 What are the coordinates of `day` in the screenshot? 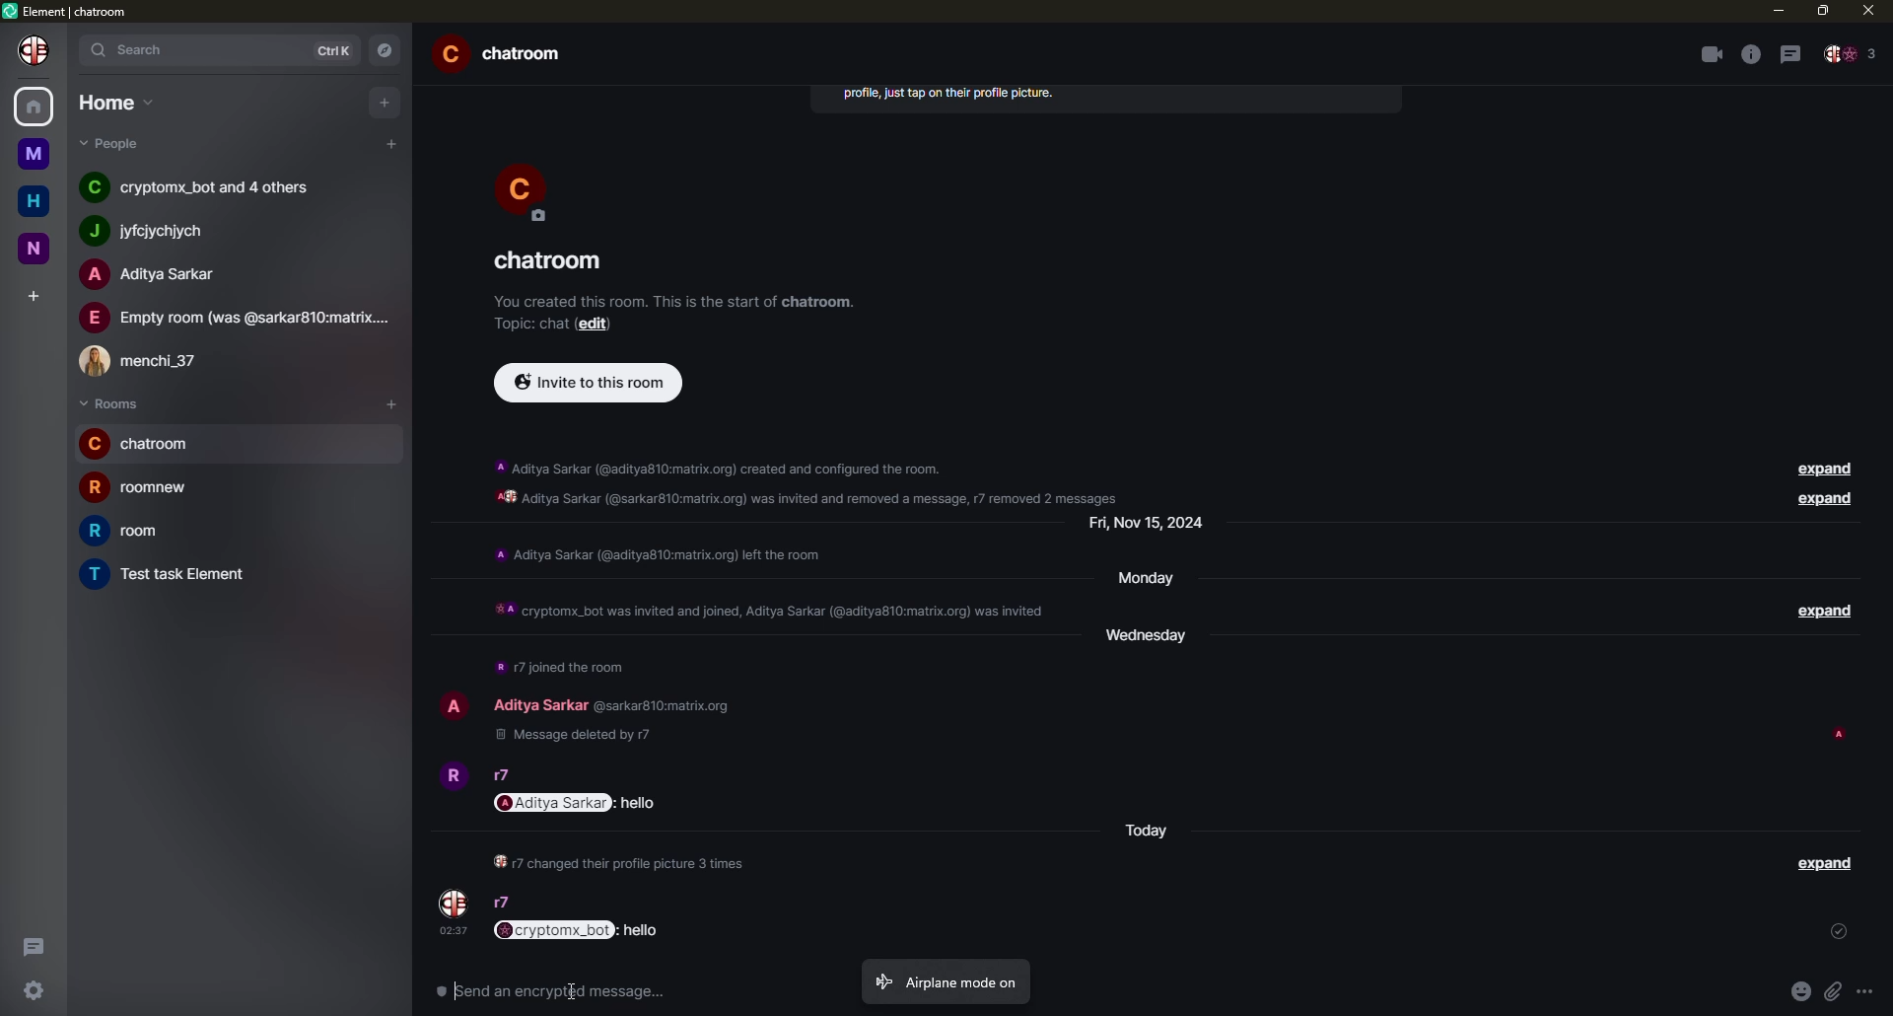 It's located at (1145, 832).